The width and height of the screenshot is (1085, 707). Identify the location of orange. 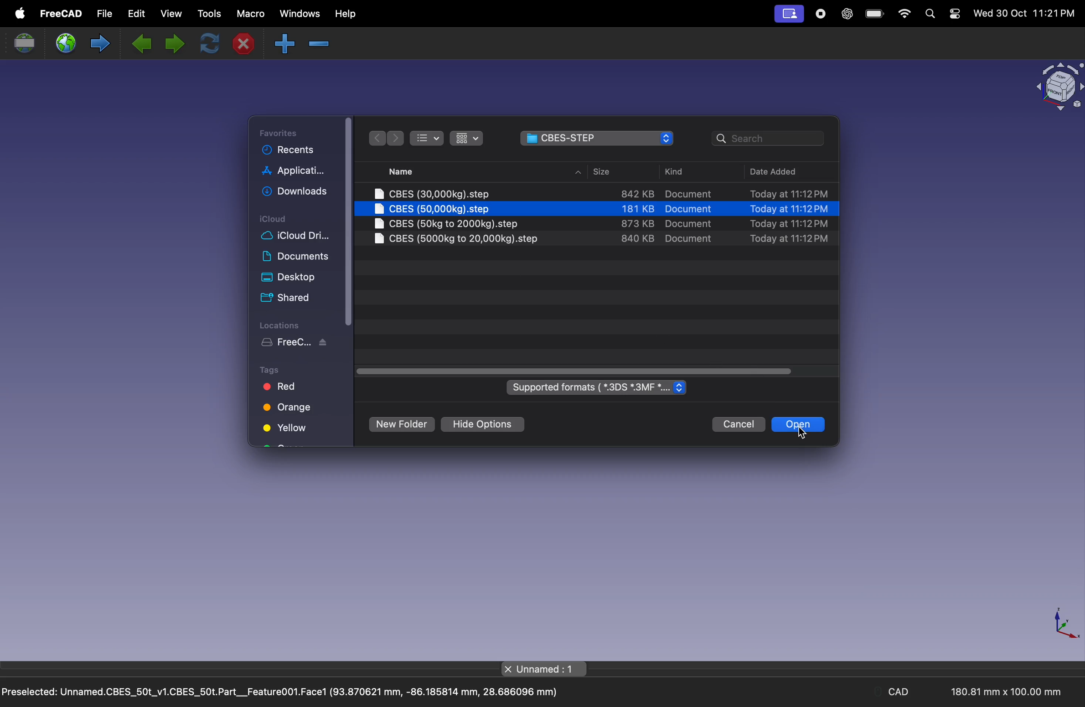
(290, 411).